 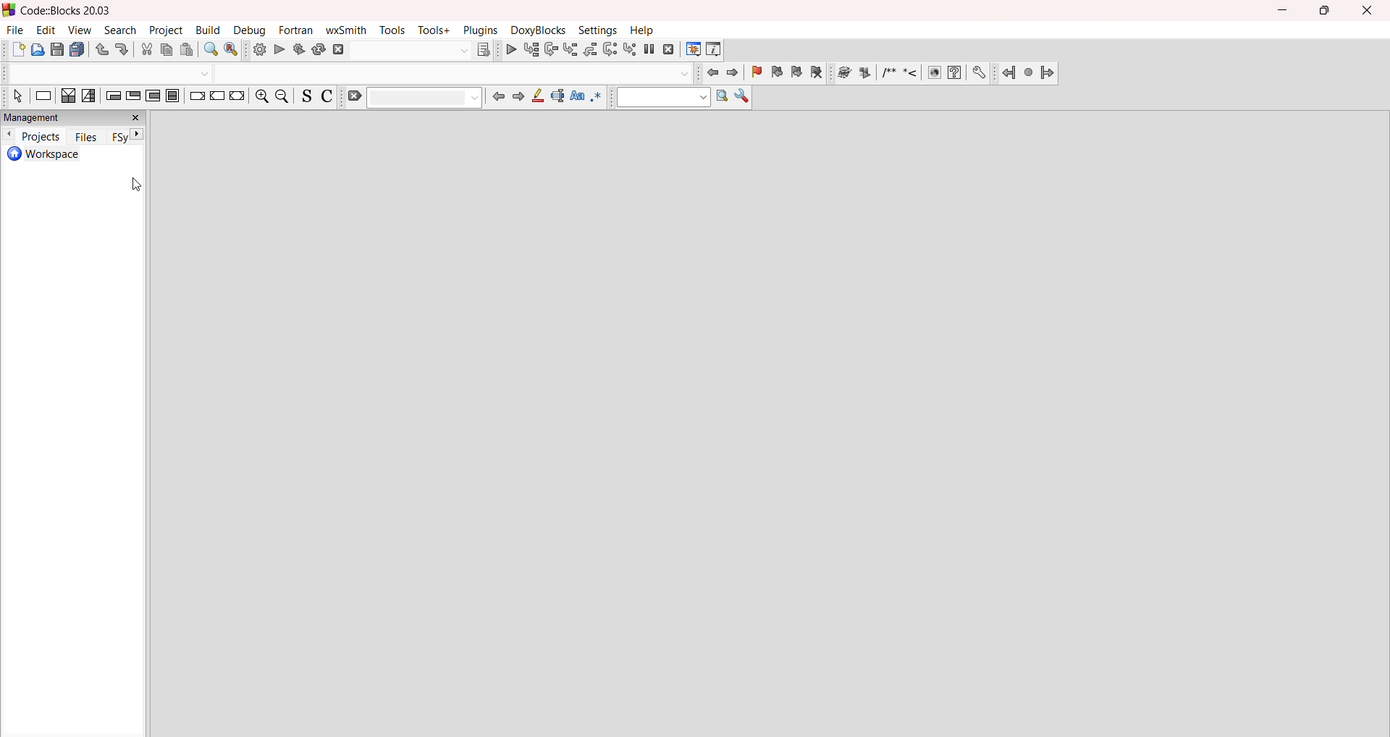 What do you see at coordinates (172, 97) in the screenshot?
I see `block instruction` at bounding box center [172, 97].